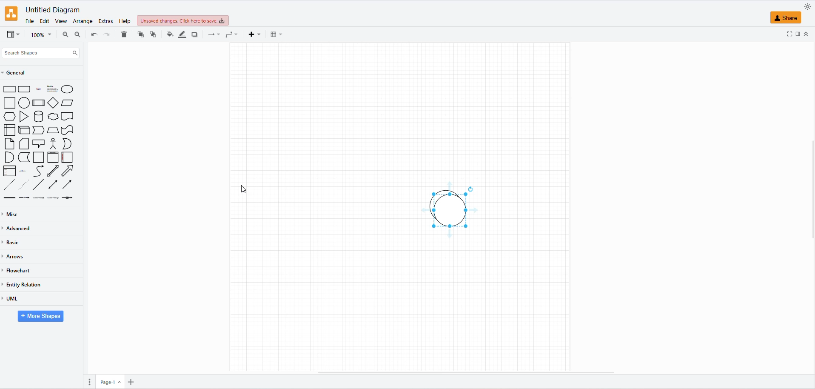 The height and width of the screenshot is (389, 815). I want to click on LOGO, so click(11, 13).